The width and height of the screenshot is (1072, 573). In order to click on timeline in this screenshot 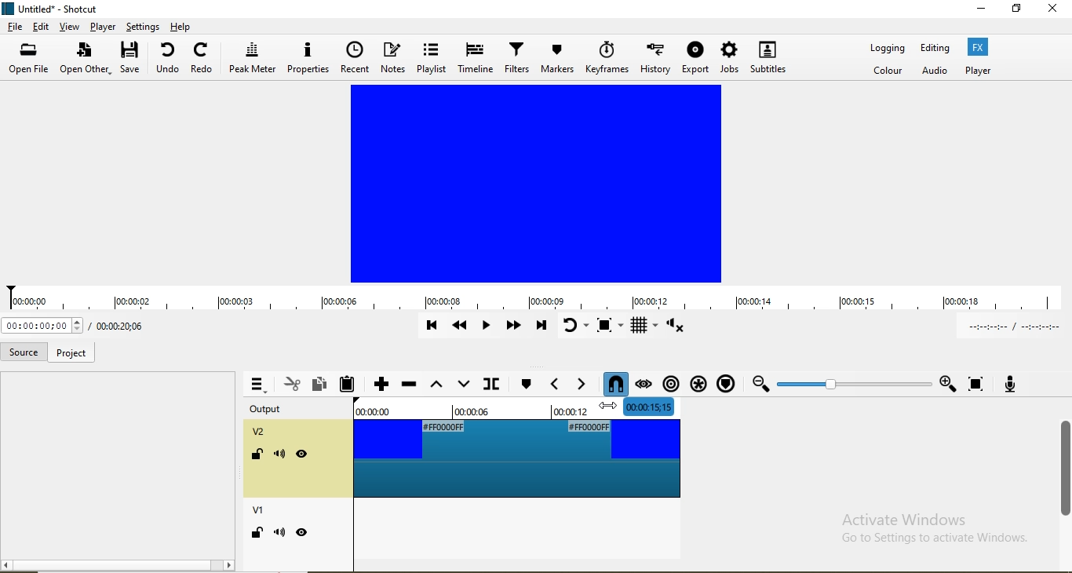, I will do `click(536, 299)`.